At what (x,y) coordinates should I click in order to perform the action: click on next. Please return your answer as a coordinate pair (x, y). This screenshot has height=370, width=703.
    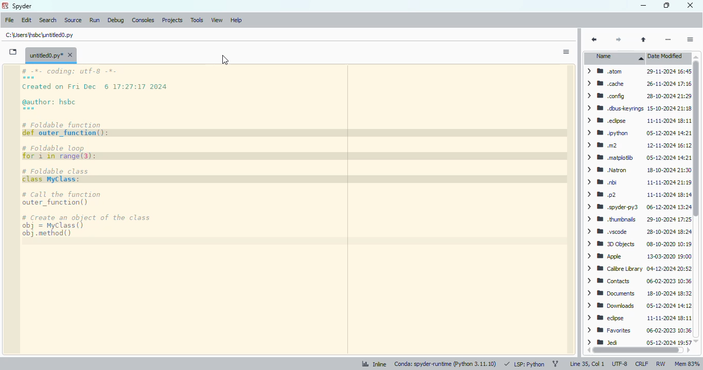
    Looking at the image, I should click on (619, 40).